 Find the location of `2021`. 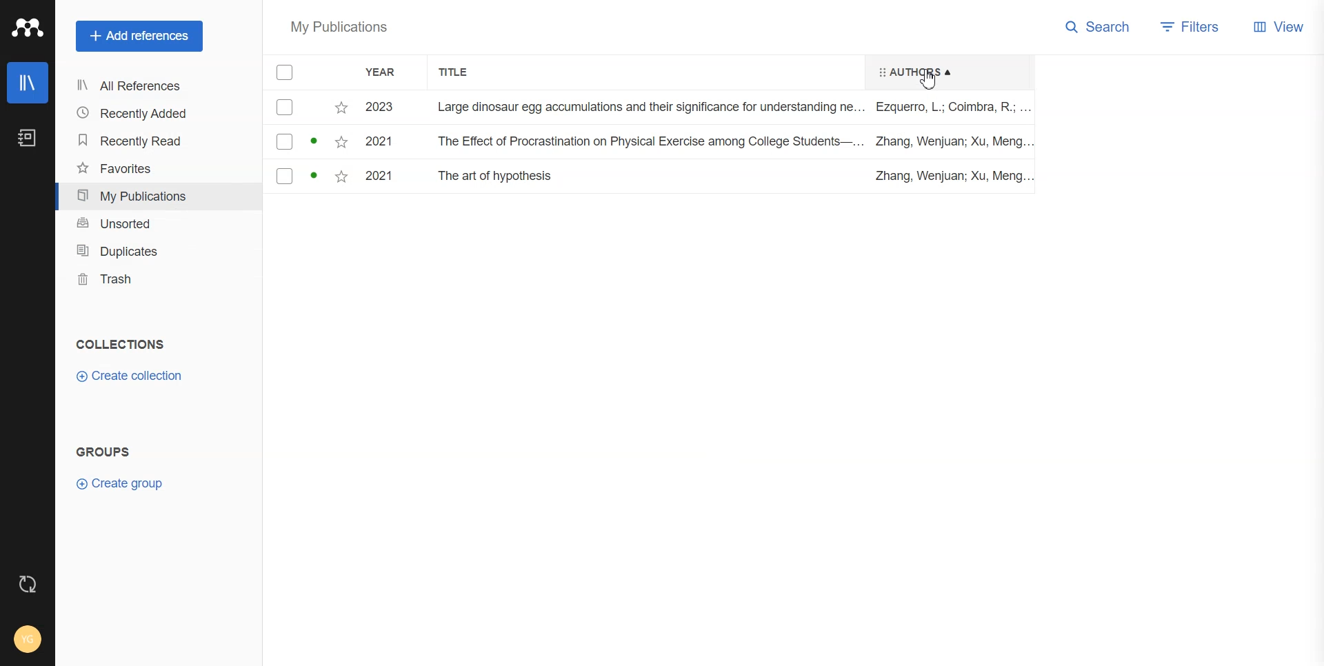

2021 is located at coordinates (378, 142).